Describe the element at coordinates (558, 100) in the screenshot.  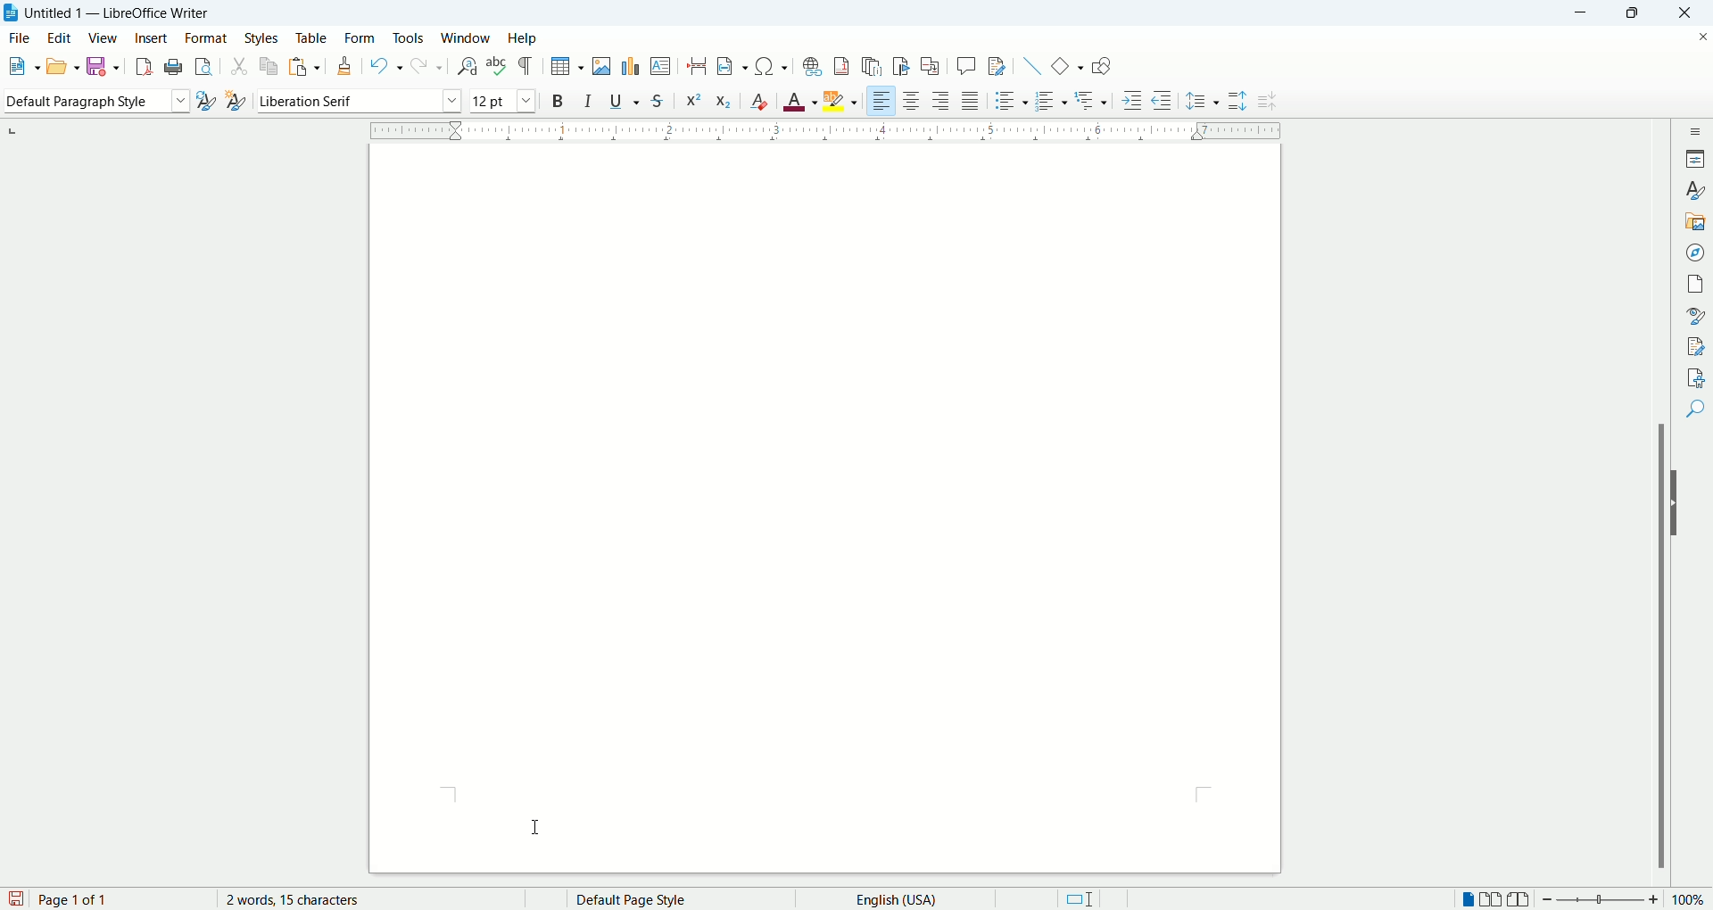
I see `bold` at that location.